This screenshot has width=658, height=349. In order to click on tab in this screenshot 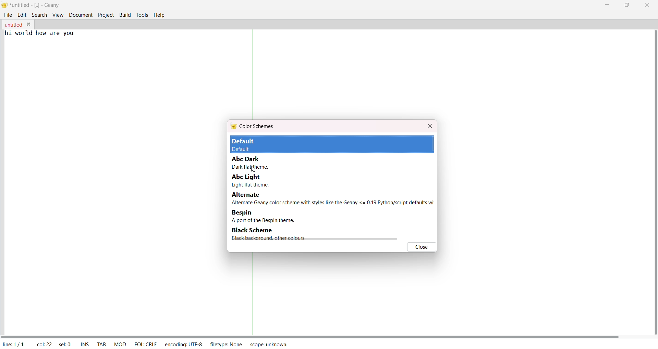, I will do `click(100, 344)`.